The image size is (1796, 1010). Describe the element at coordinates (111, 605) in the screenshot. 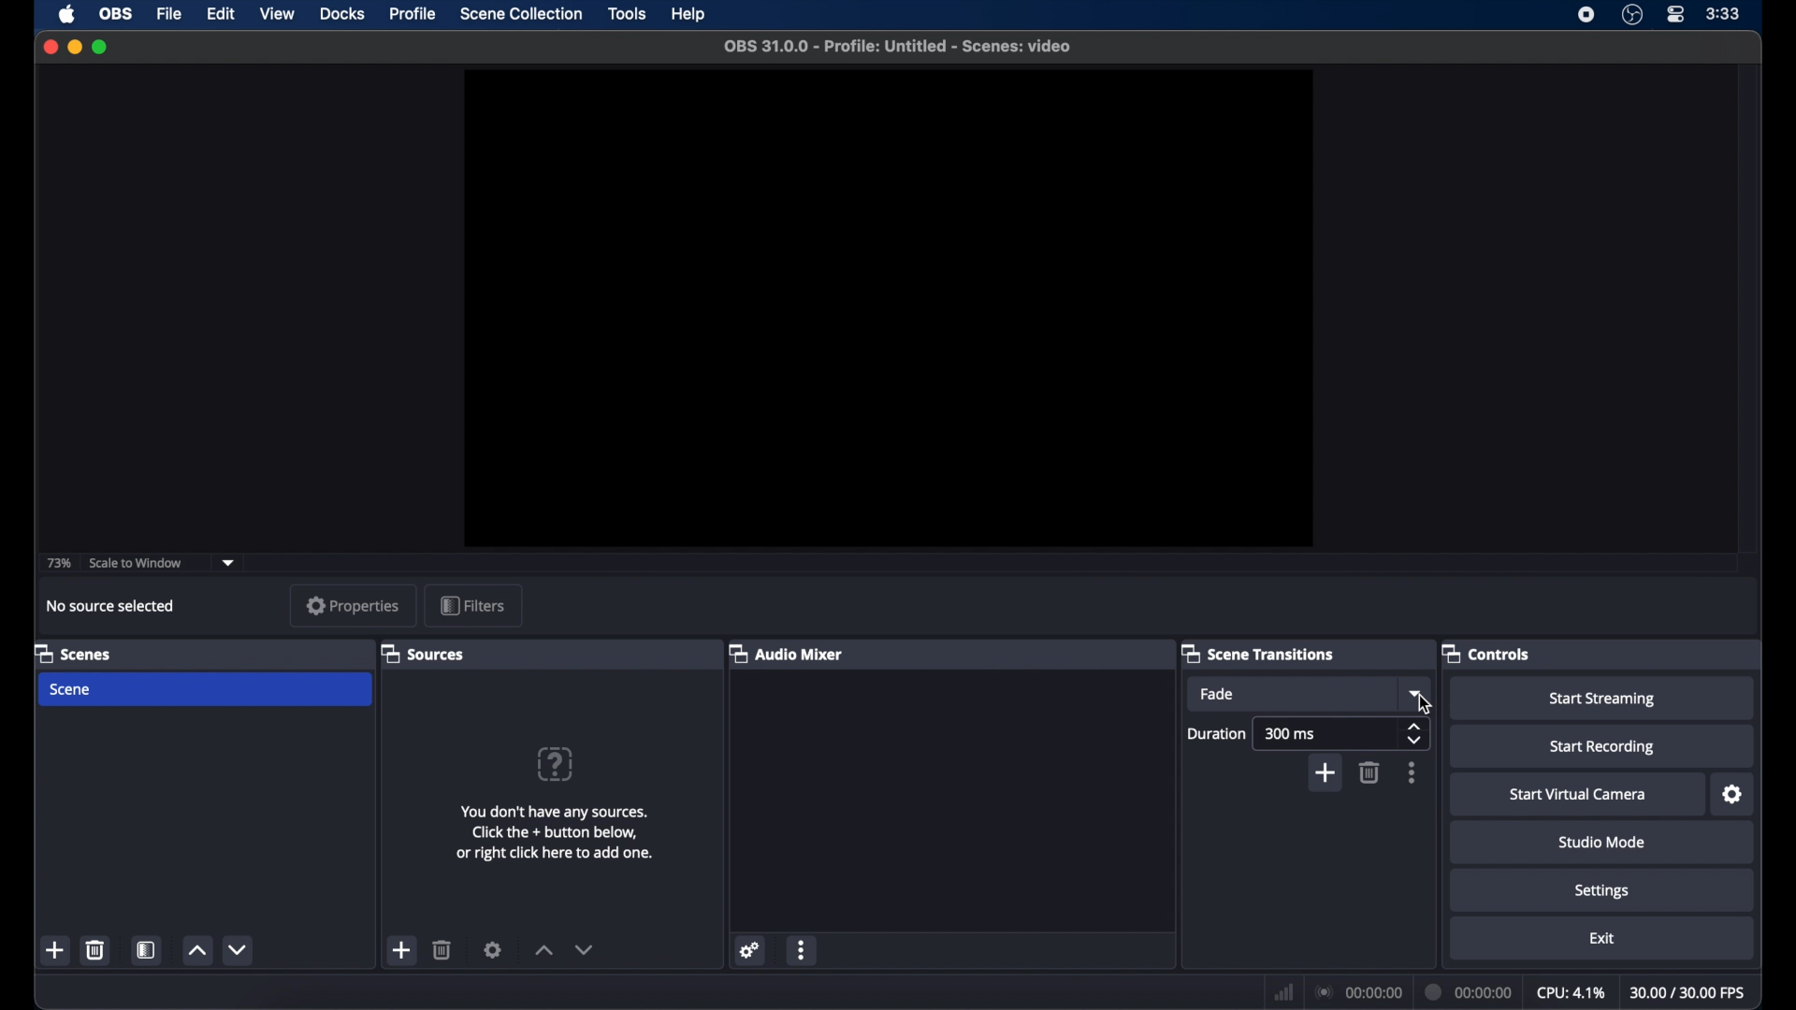

I see `no source selected` at that location.